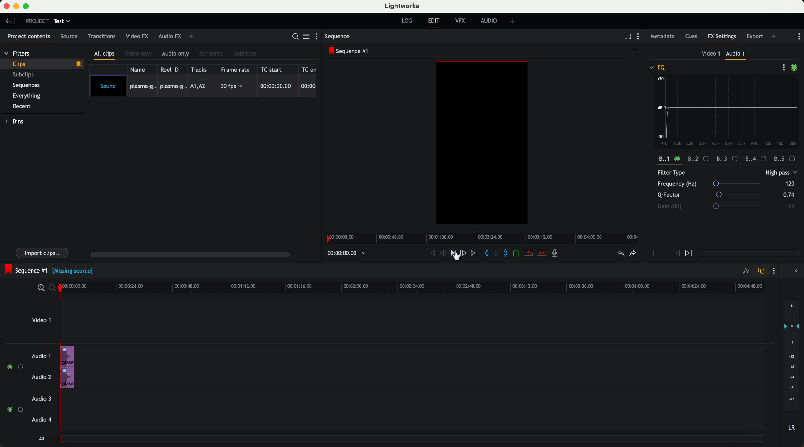 The image size is (804, 447). I want to click on timeline, so click(417, 288).